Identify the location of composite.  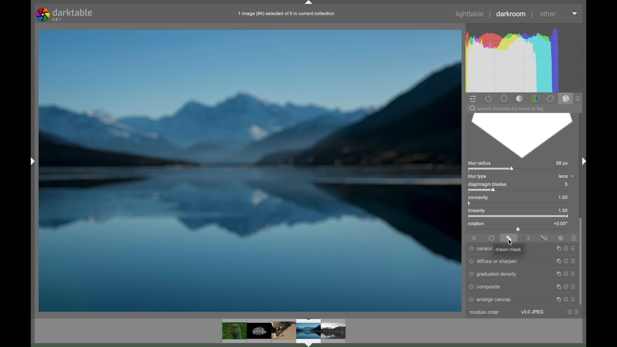
(485, 287).